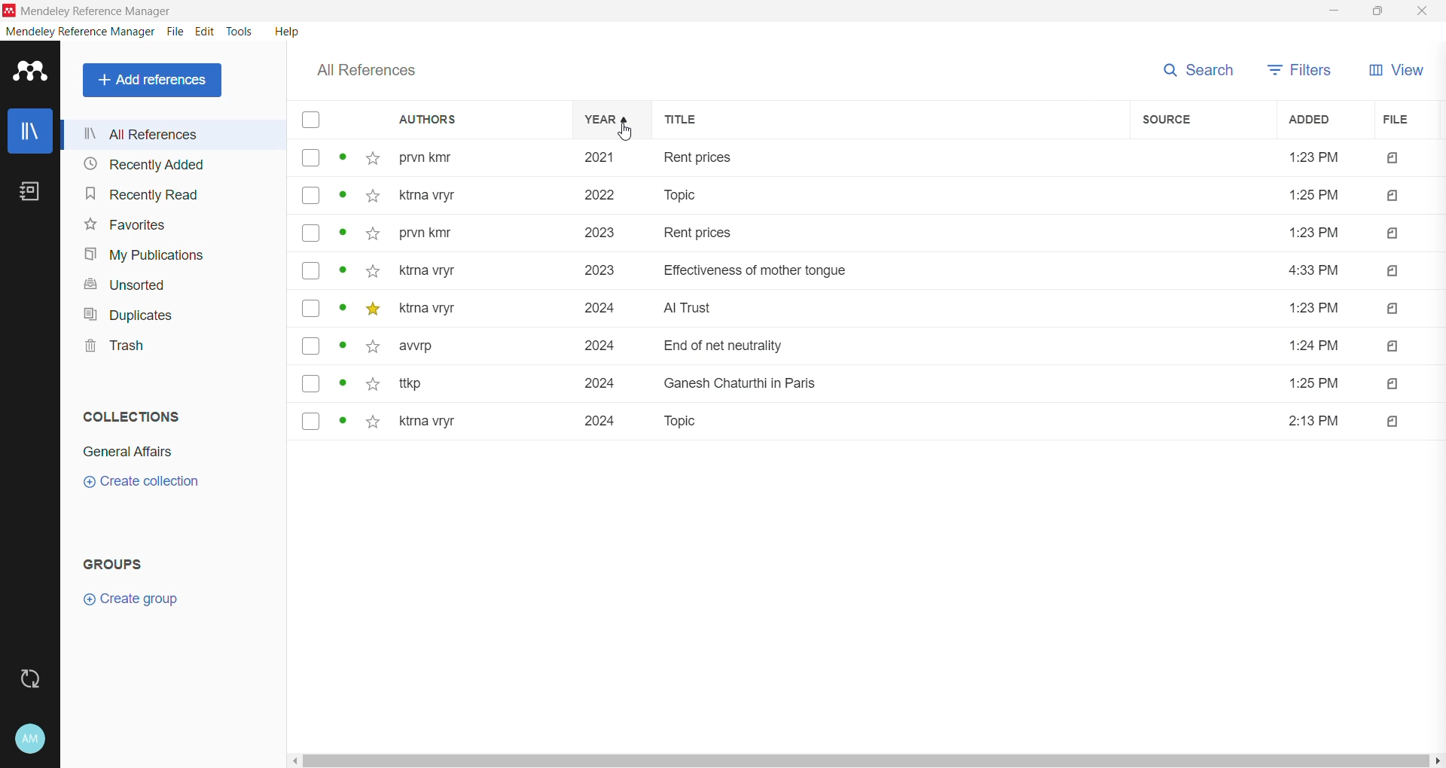 The height and width of the screenshot is (768, 1446). I want to click on File type, so click(1394, 157).